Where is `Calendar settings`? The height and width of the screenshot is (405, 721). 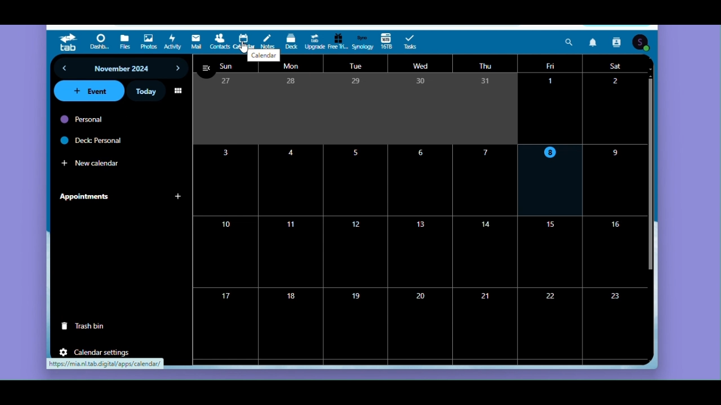
Calendar settings is located at coordinates (96, 352).